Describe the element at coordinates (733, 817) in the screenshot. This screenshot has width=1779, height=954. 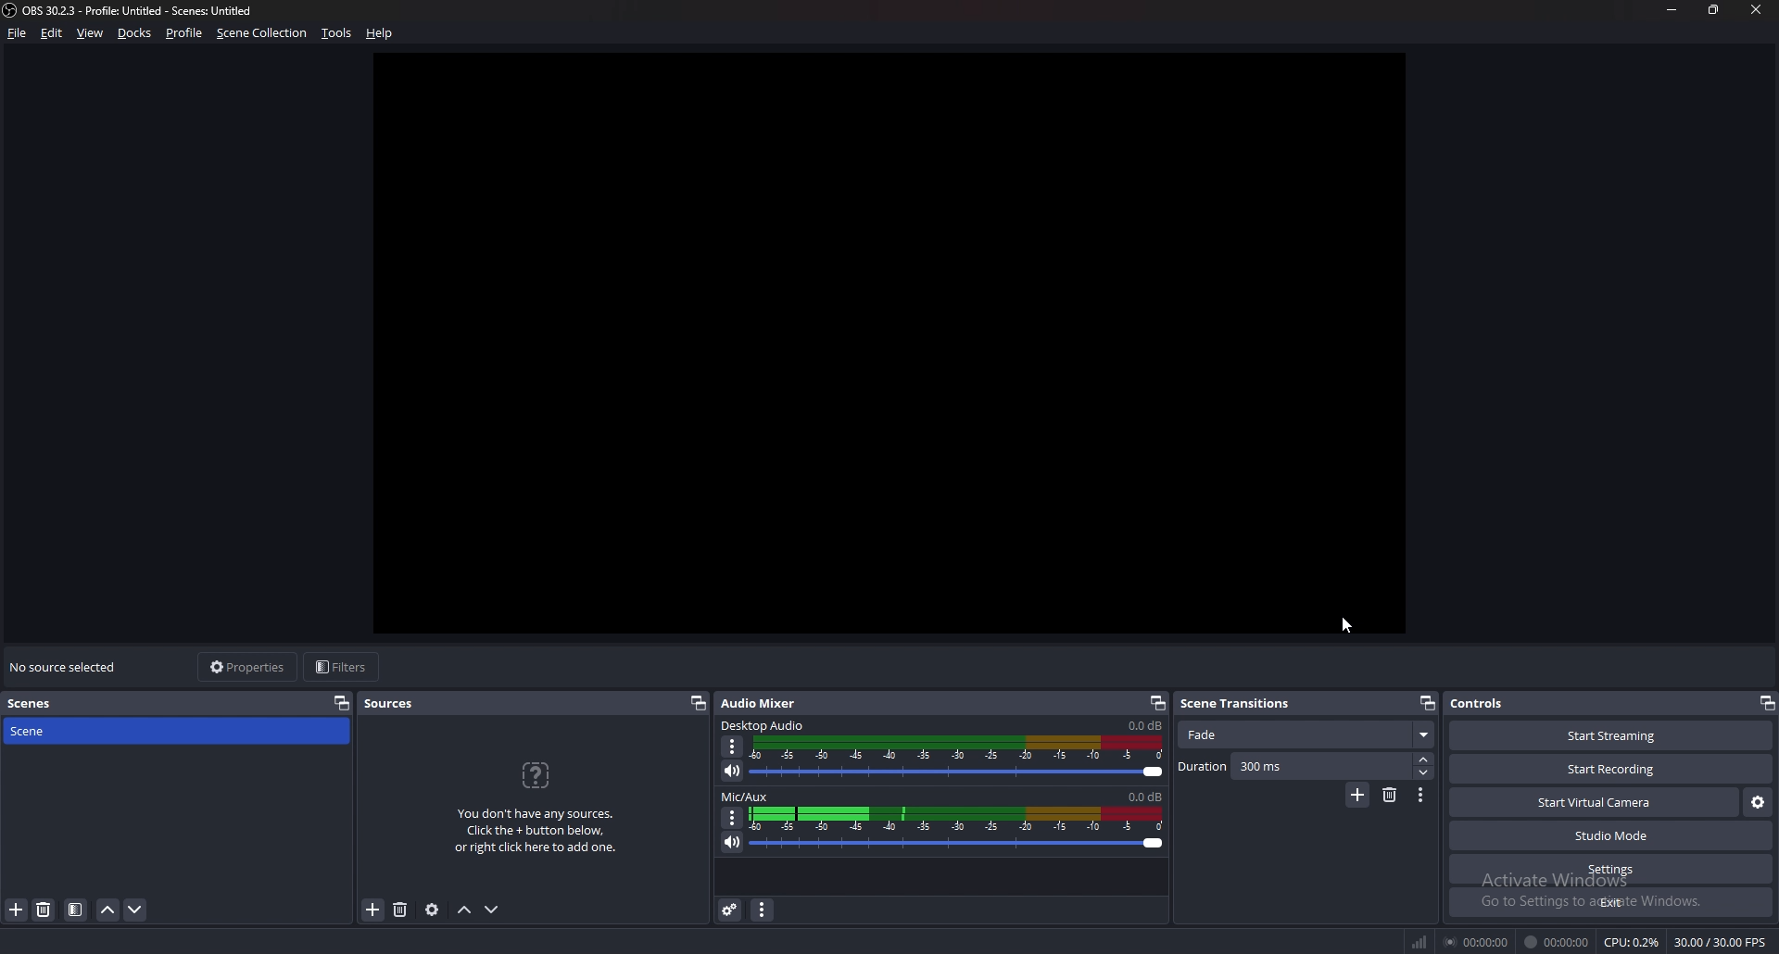
I see `options` at that location.